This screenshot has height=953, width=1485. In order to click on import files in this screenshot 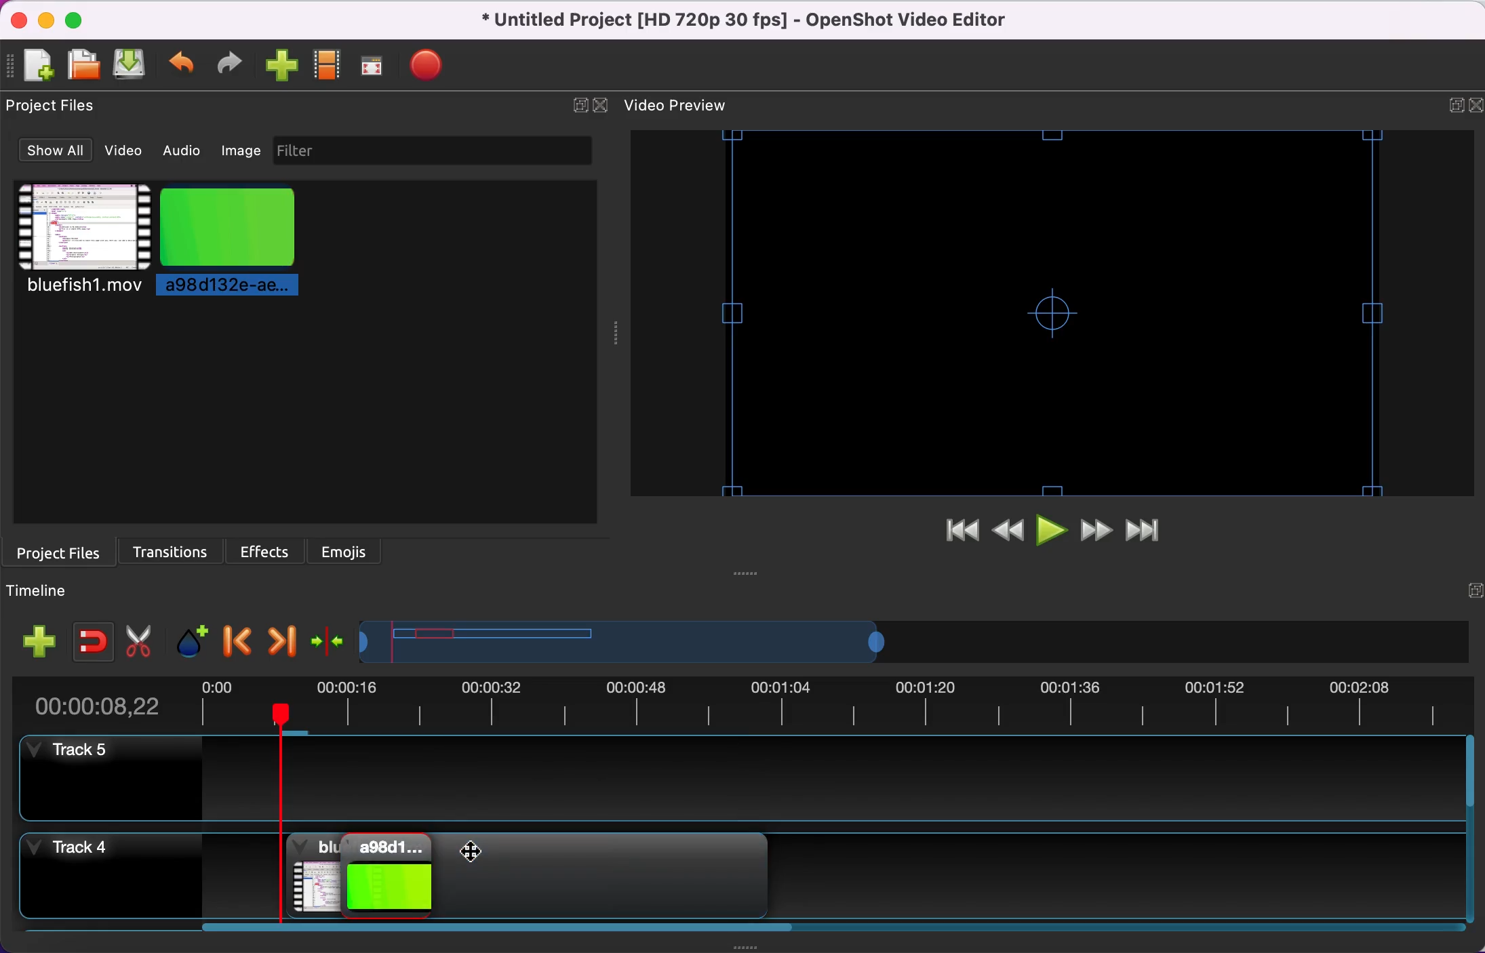, I will do `click(277, 68)`.